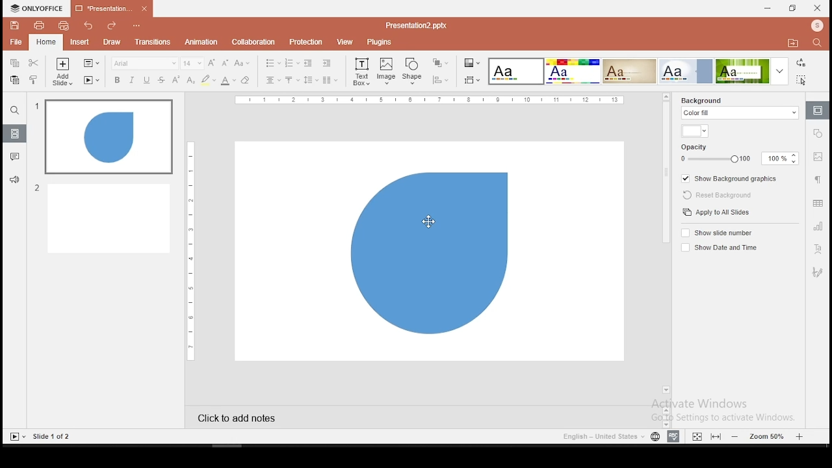  What do you see at coordinates (53, 437) in the screenshot?
I see `slide 1 of 2` at bounding box center [53, 437].